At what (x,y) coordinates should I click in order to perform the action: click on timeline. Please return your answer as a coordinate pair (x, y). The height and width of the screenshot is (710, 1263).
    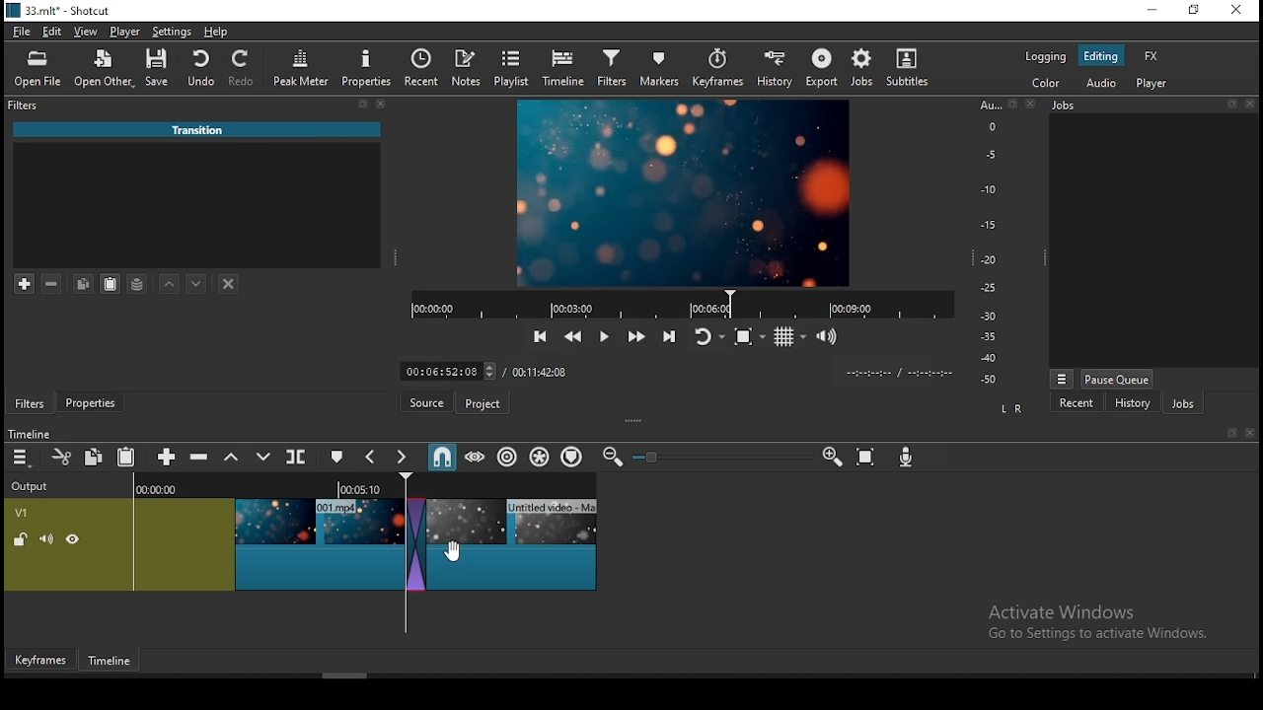
    Looking at the image, I should click on (34, 431).